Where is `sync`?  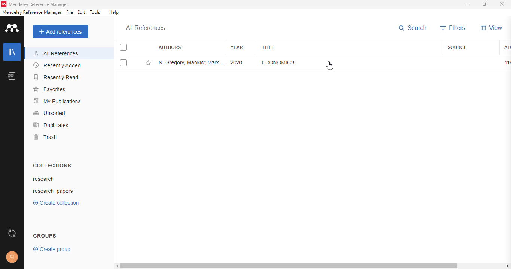
sync is located at coordinates (12, 233).